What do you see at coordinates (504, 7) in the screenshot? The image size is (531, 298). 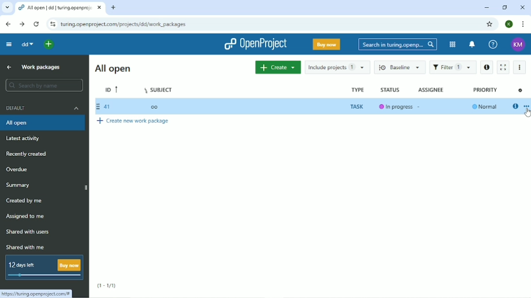 I see `Restore down` at bounding box center [504, 7].